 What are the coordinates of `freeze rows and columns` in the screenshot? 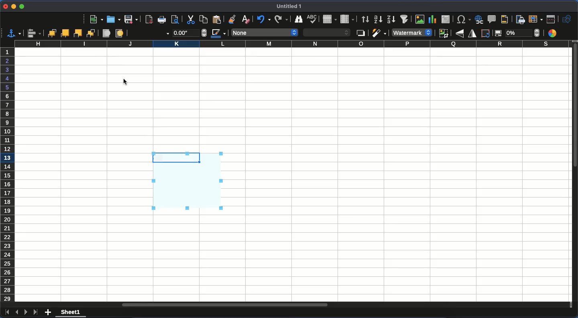 It's located at (535, 19).